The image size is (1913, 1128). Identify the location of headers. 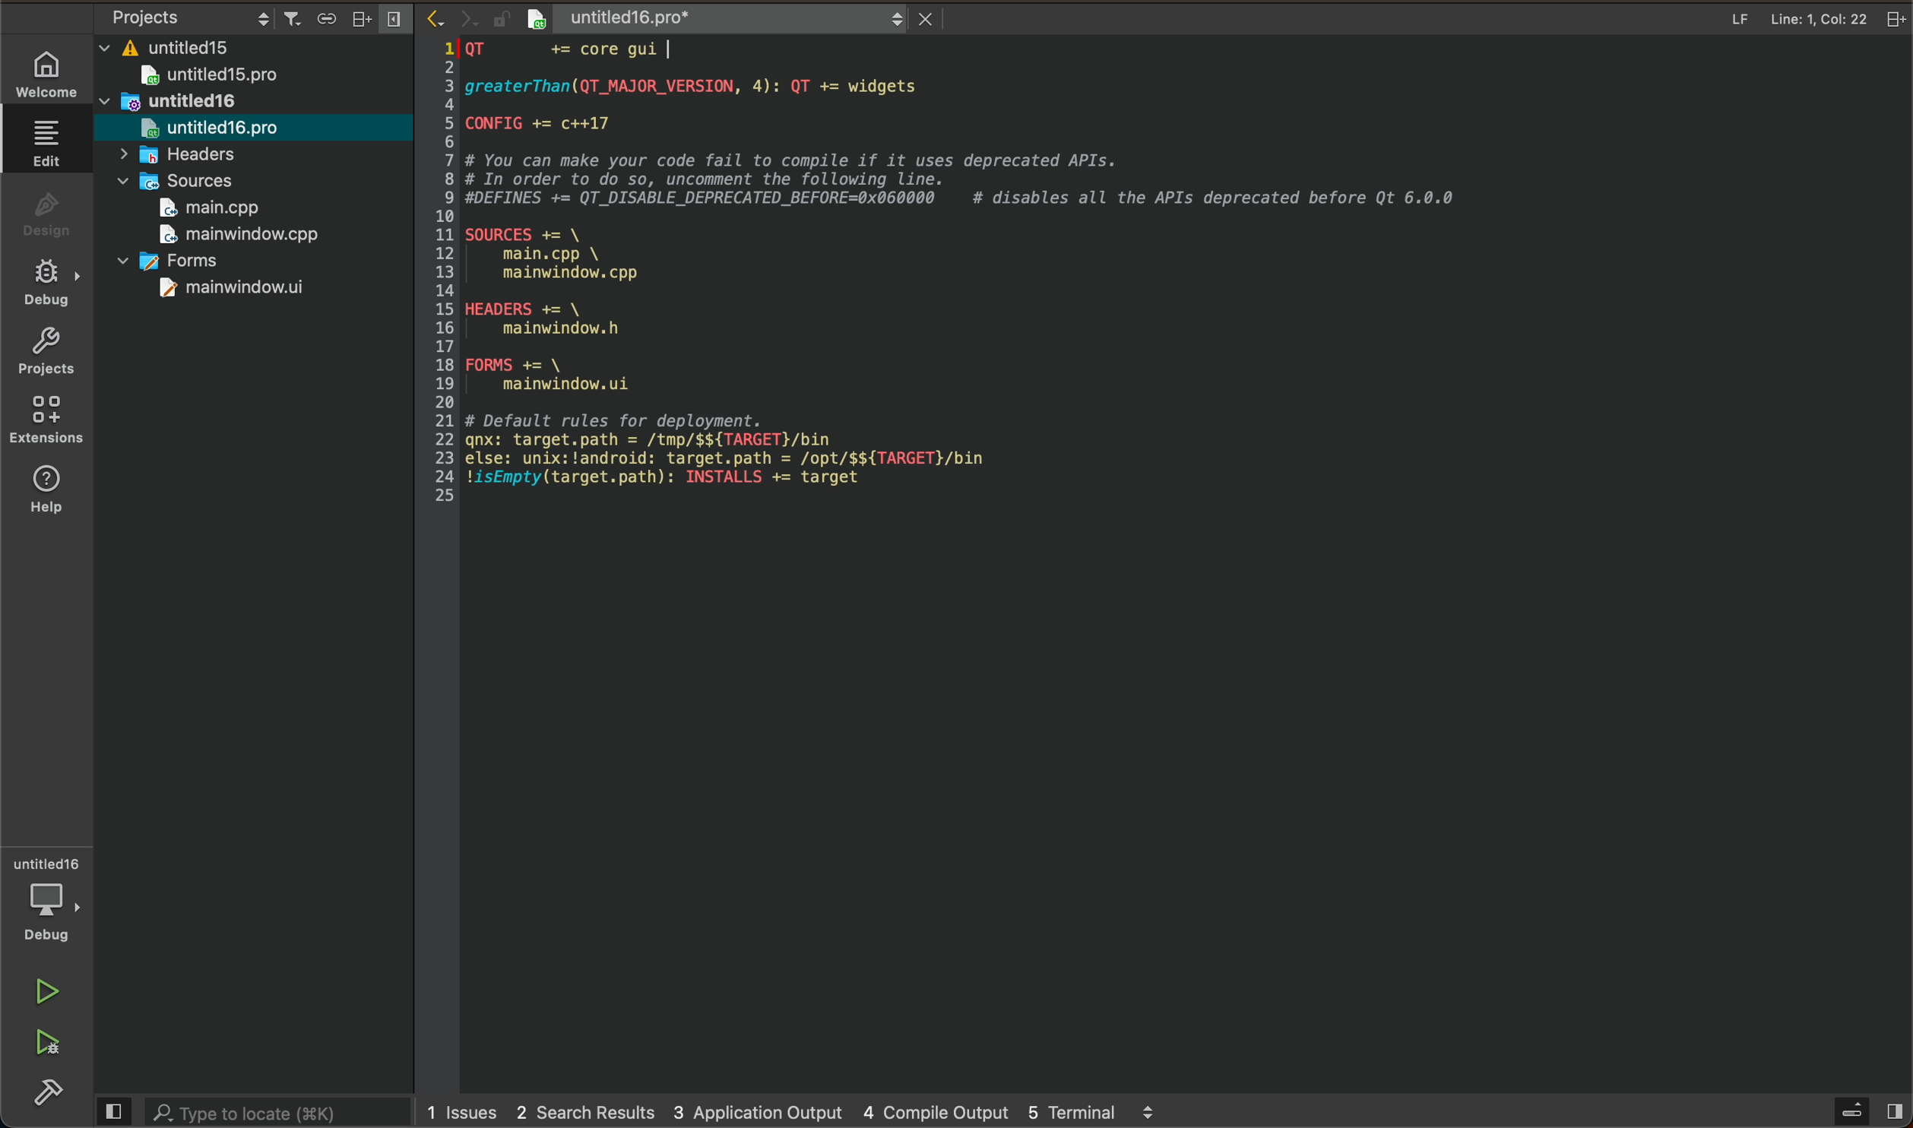
(193, 156).